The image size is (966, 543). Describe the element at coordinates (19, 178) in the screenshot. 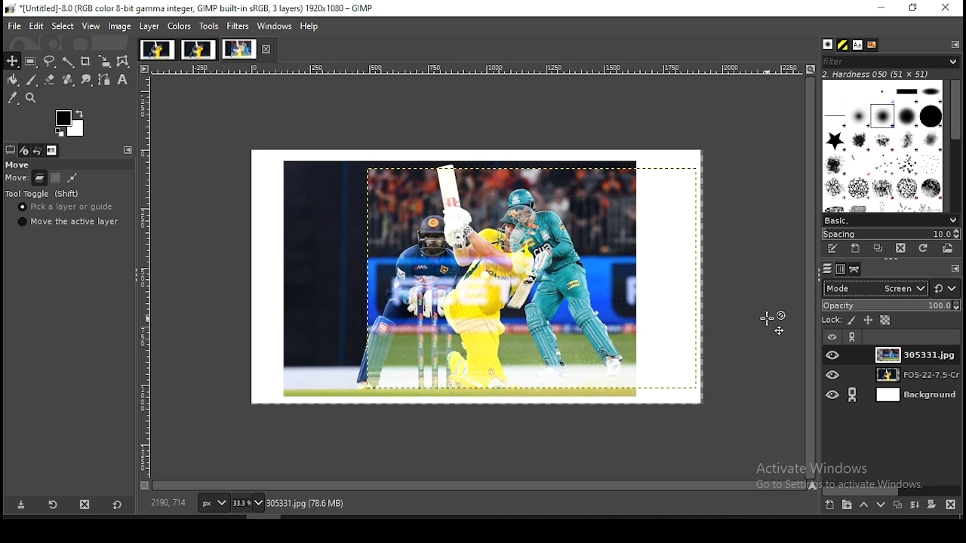

I see `move` at that location.